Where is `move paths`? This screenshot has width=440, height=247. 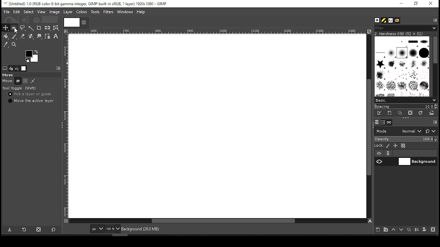
move paths is located at coordinates (32, 81).